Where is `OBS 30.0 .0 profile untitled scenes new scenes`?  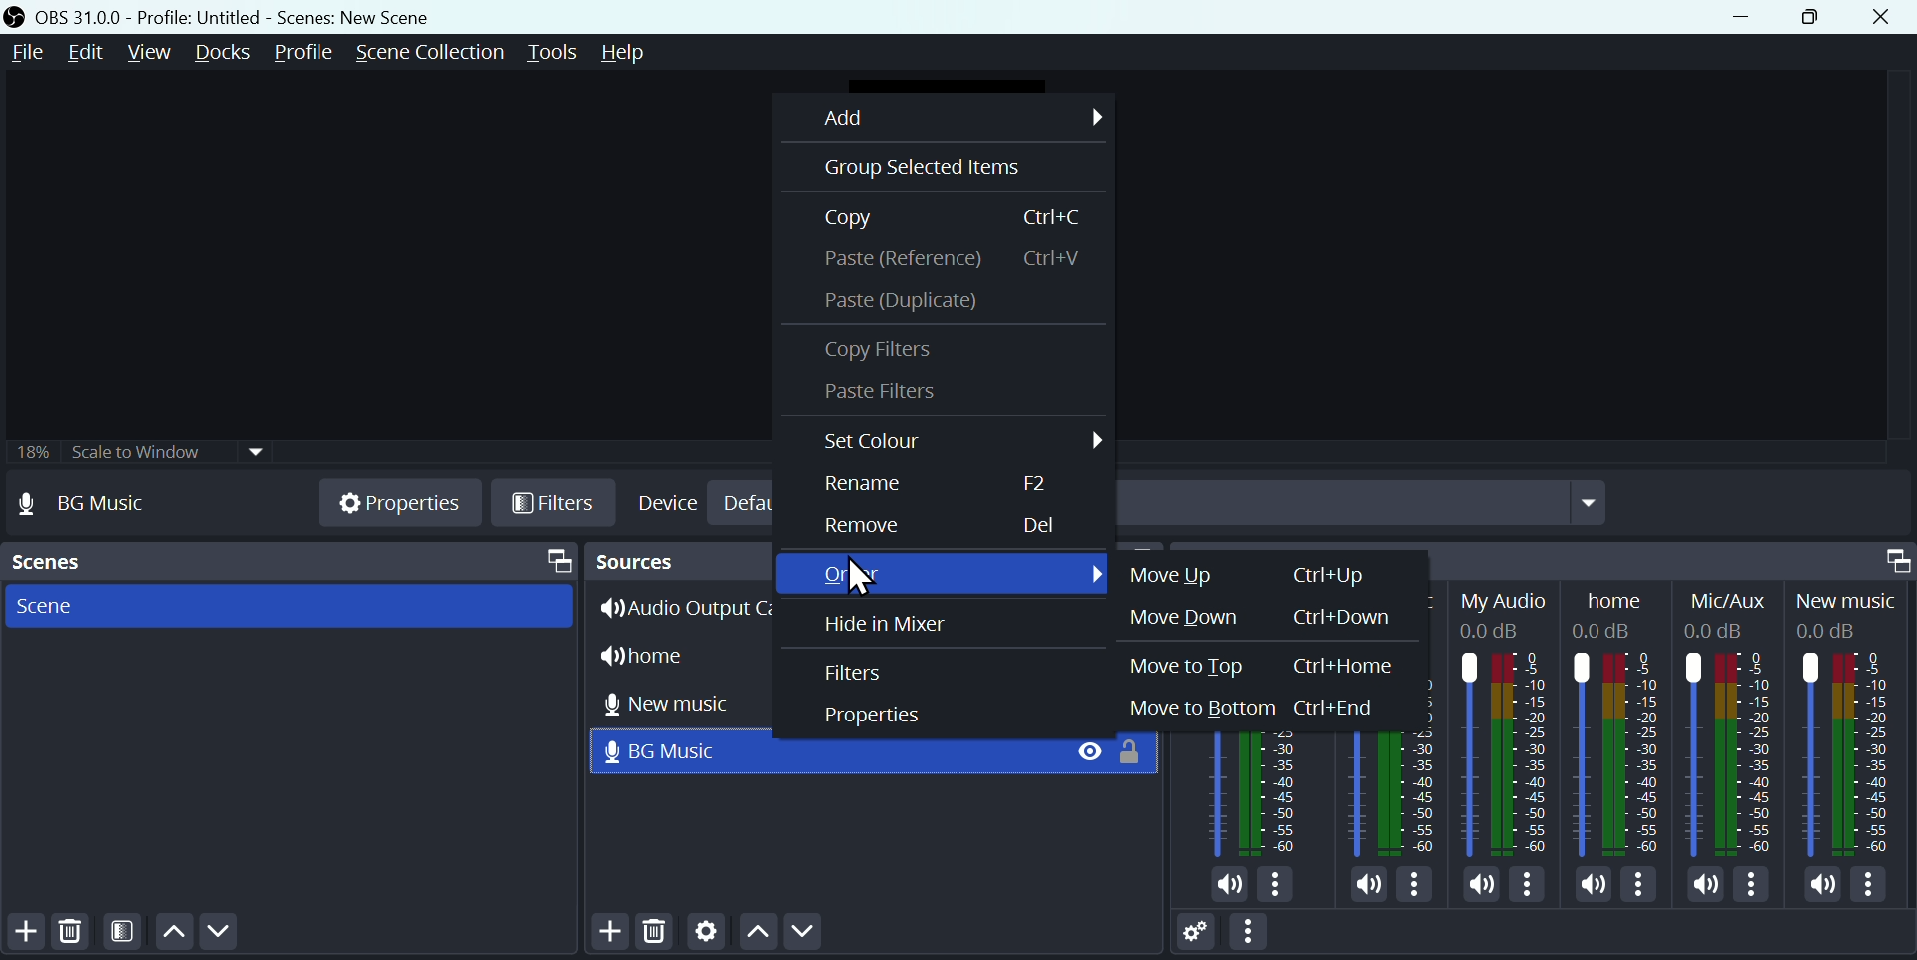 OBS 30.0 .0 profile untitled scenes new scenes is located at coordinates (257, 15).